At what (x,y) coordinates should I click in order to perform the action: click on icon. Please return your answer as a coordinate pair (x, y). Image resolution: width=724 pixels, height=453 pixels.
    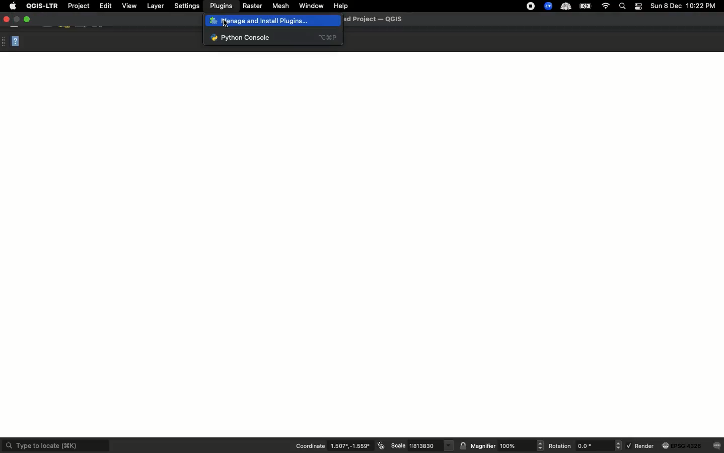
    Looking at the image, I should click on (382, 445).